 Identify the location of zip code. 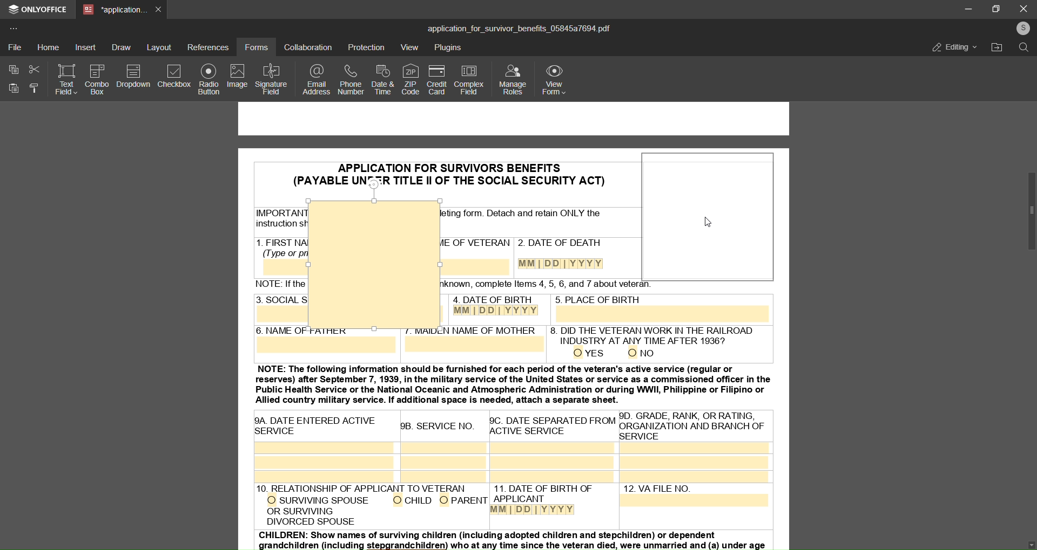
(409, 78).